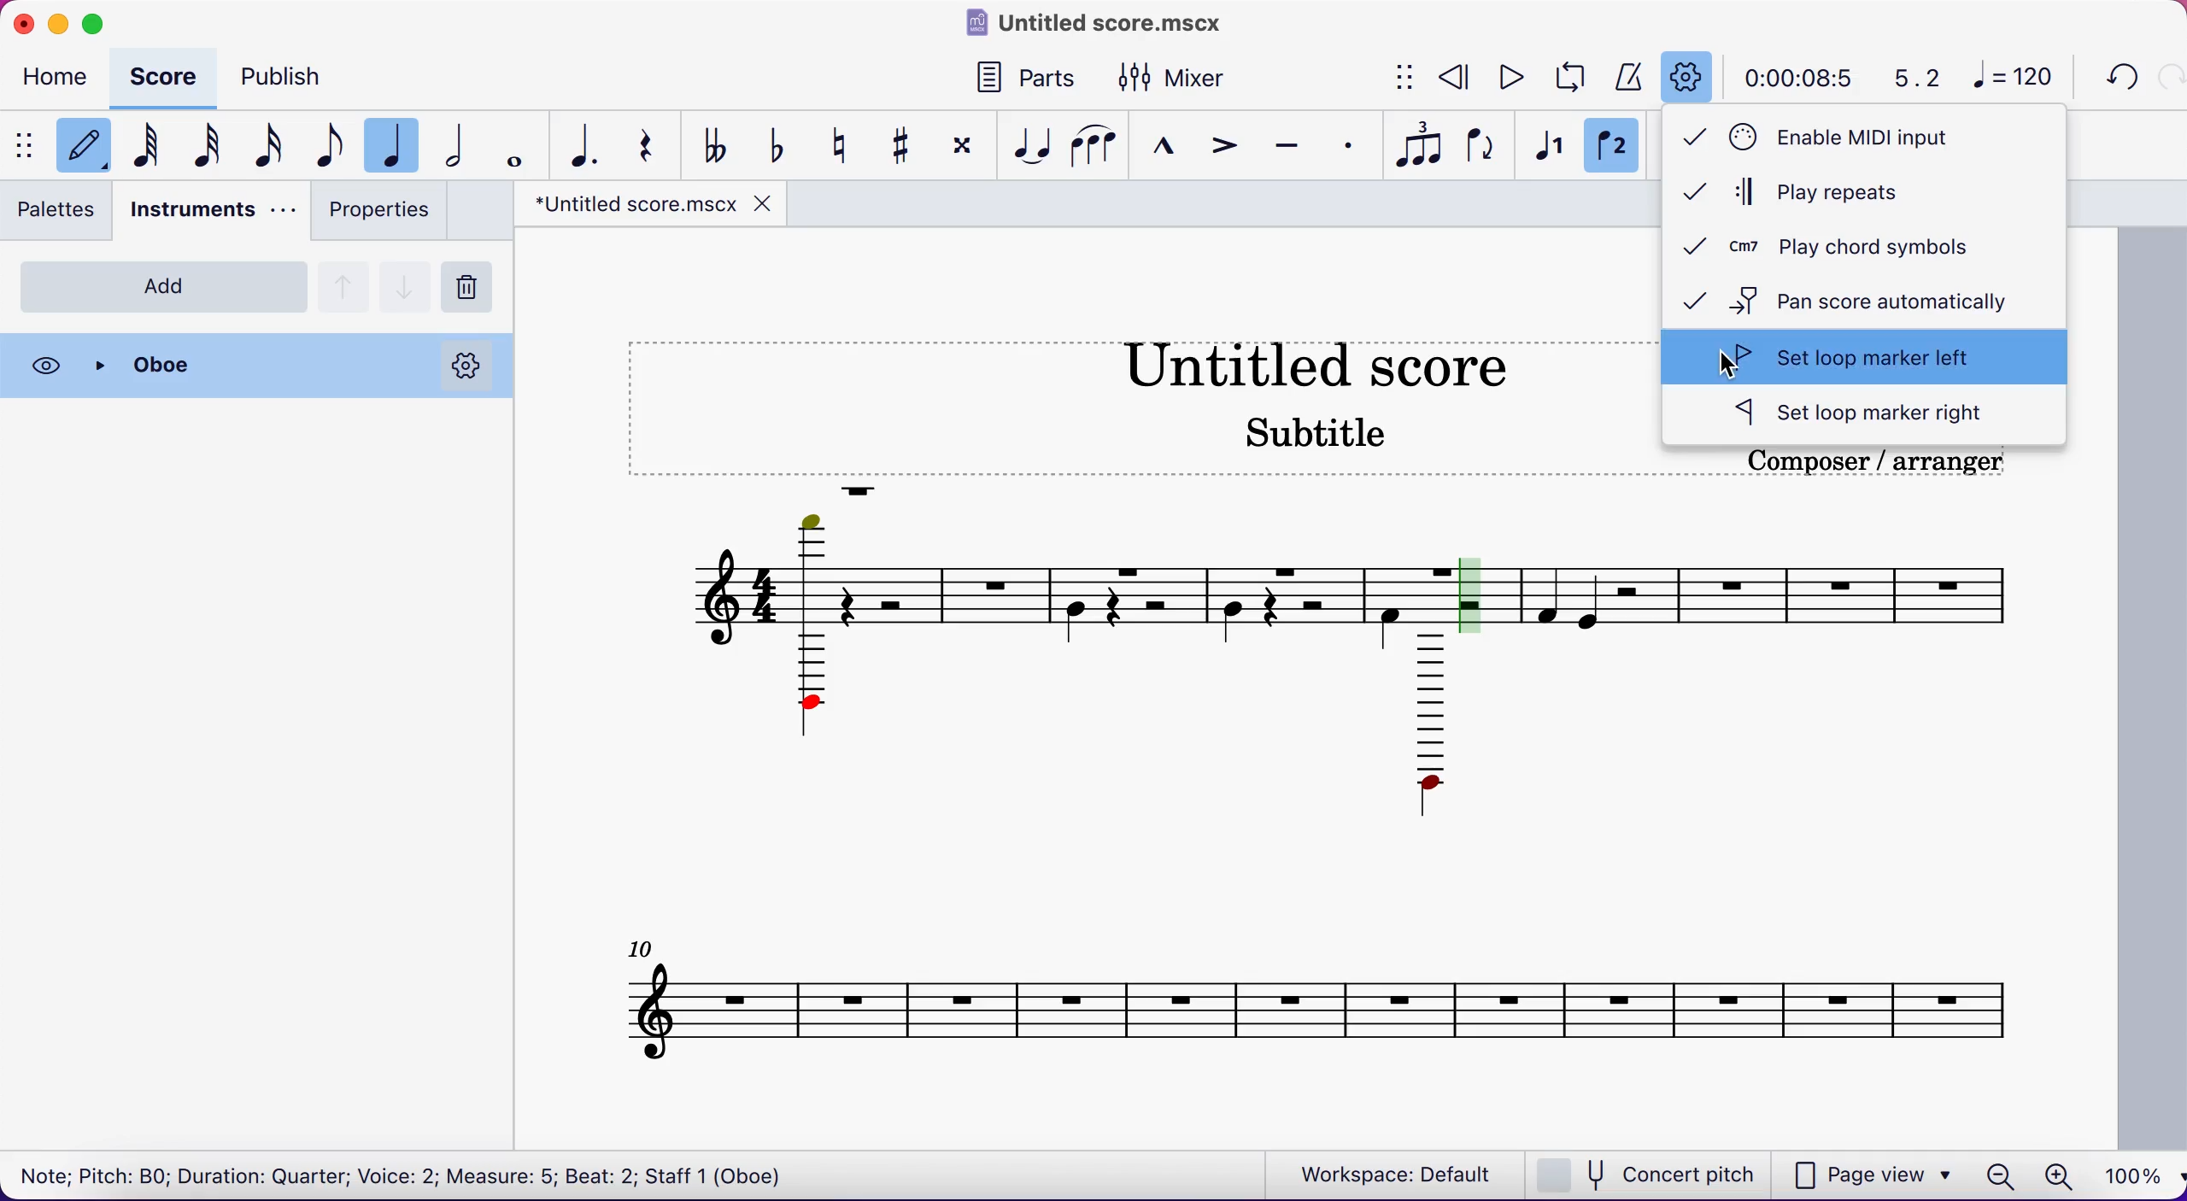 The width and height of the screenshot is (2187, 1201). What do you see at coordinates (22, 144) in the screenshot?
I see `menu` at bounding box center [22, 144].